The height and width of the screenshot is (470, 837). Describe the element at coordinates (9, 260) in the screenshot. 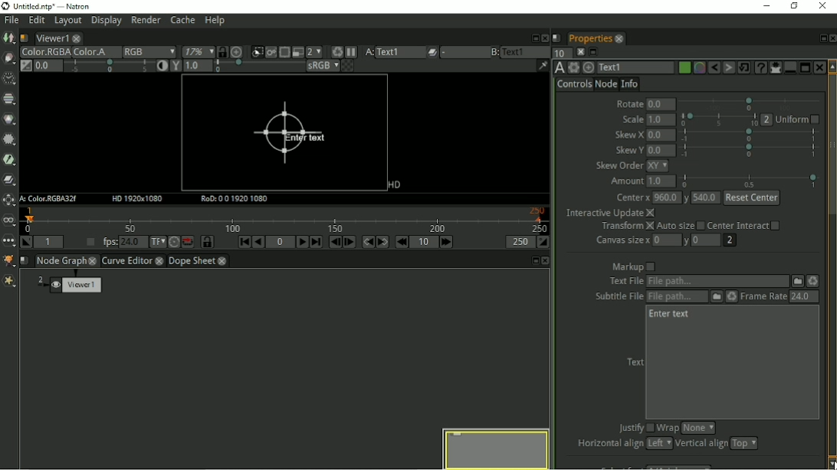

I see `GMIC` at that location.